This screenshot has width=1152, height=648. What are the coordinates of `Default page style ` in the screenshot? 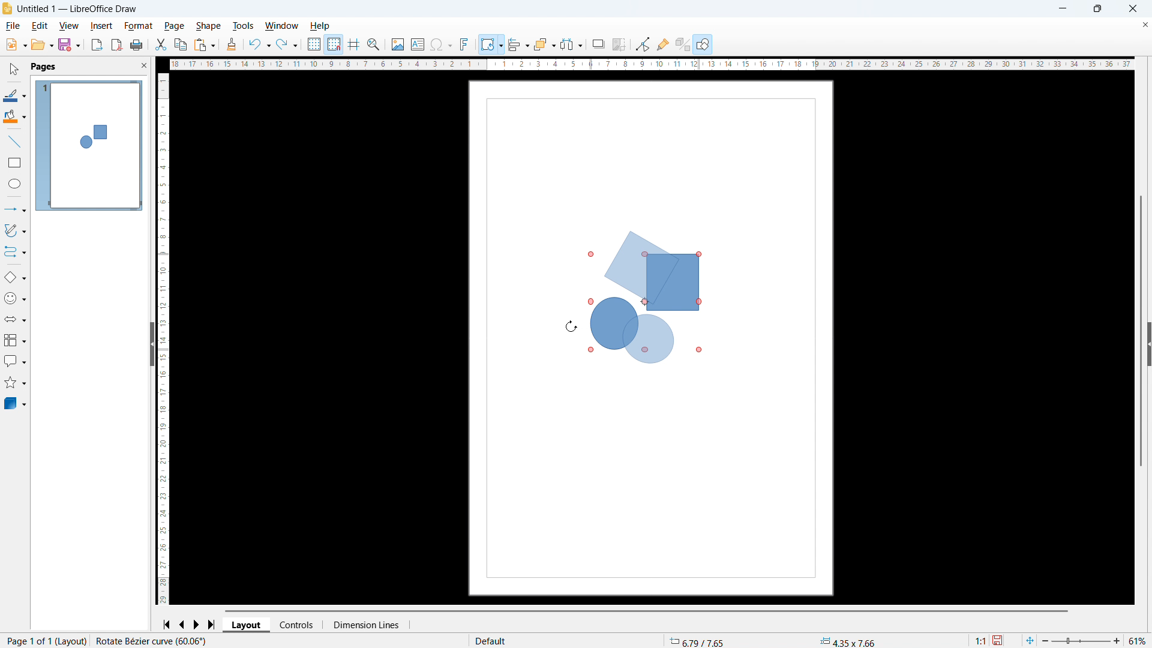 It's located at (493, 641).